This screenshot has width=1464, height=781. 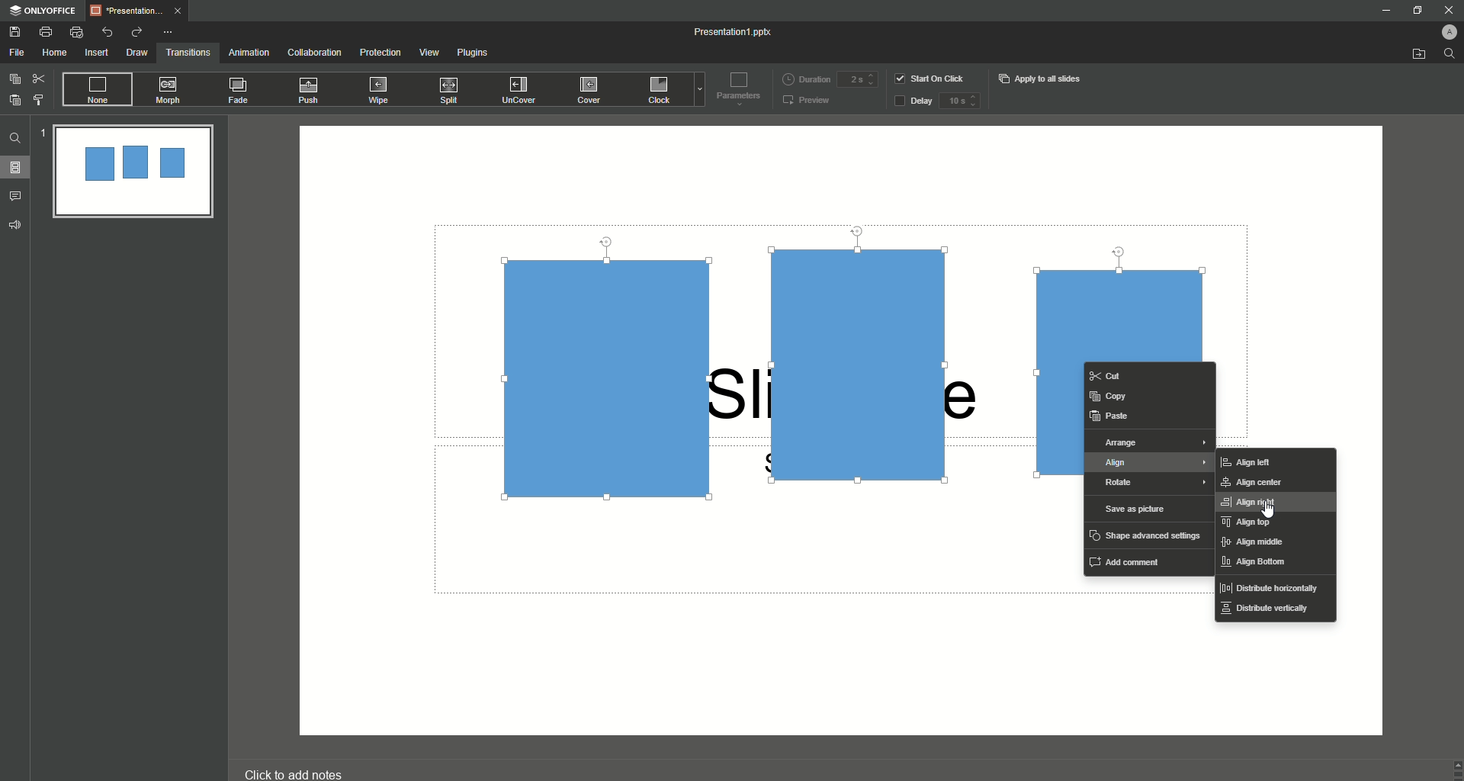 I want to click on Restore, so click(x=1414, y=11).